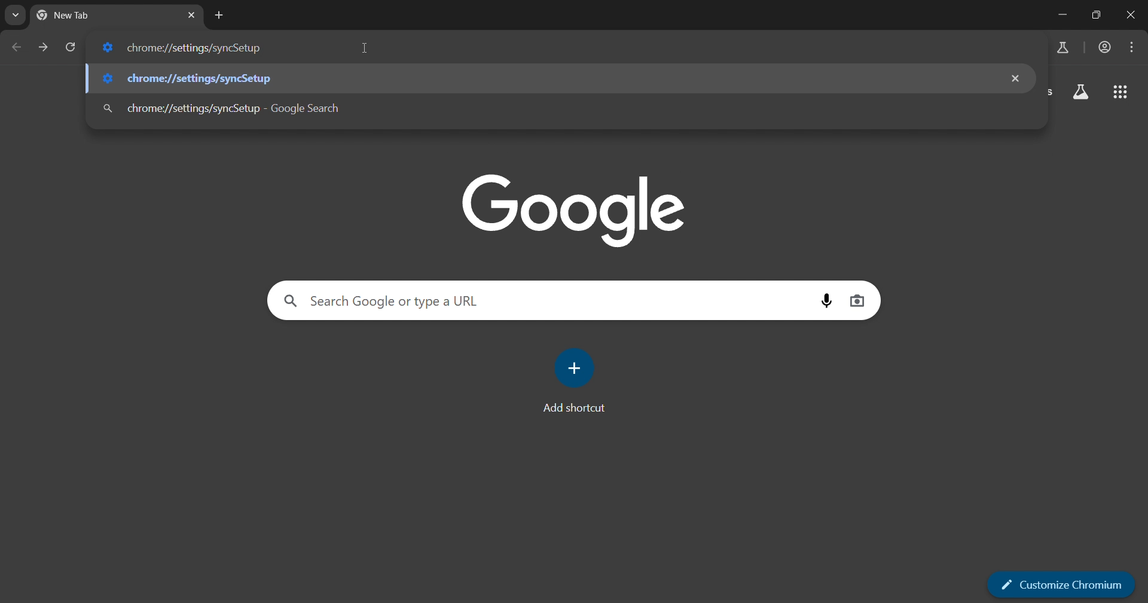  What do you see at coordinates (541, 300) in the screenshot?
I see `search google or type a URL` at bounding box center [541, 300].